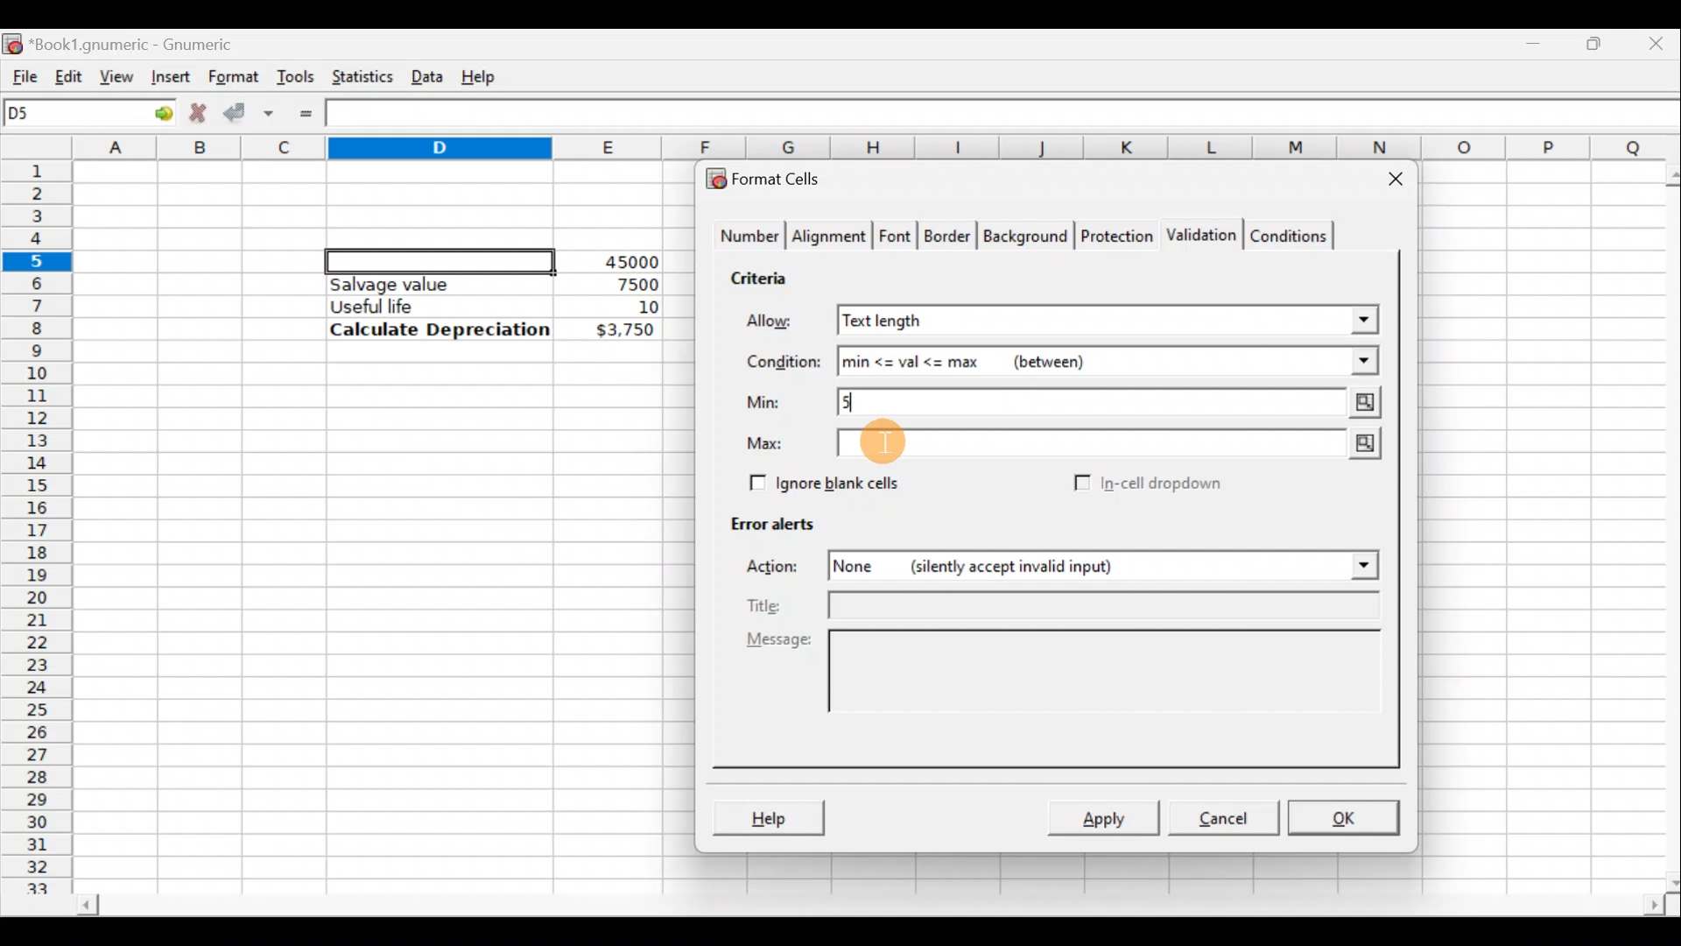 The image size is (1681, 946). Describe the element at coordinates (1082, 321) in the screenshot. I see `Text length selected` at that location.